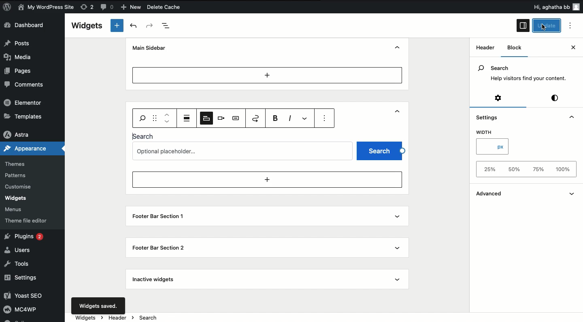 Image resolution: width=583 pixels, height=322 pixels. Describe the element at coordinates (244, 150) in the screenshot. I see `optional placeholder` at that location.